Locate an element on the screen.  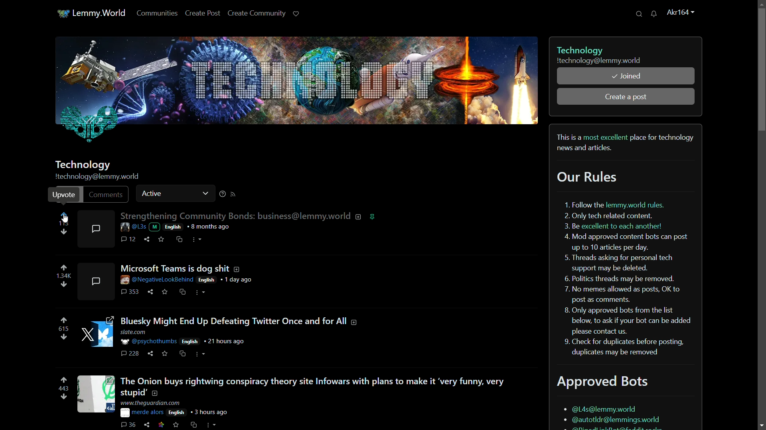
number of votes is located at coordinates (64, 388).